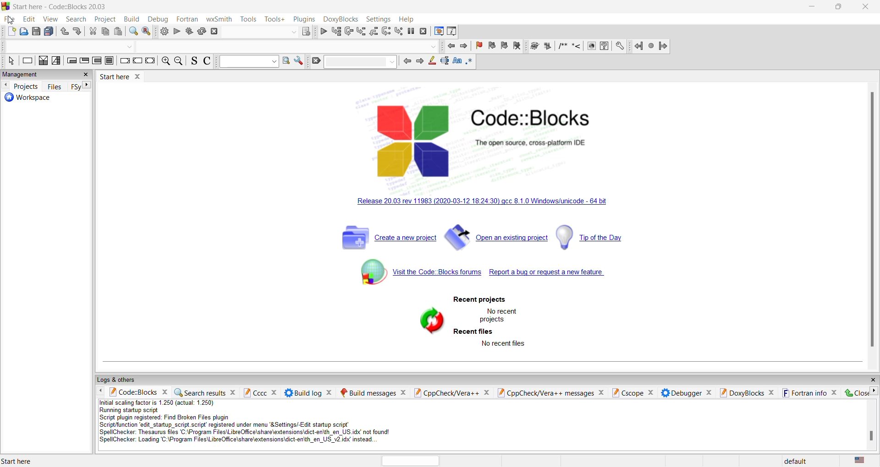  I want to click on title, so click(72, 6).